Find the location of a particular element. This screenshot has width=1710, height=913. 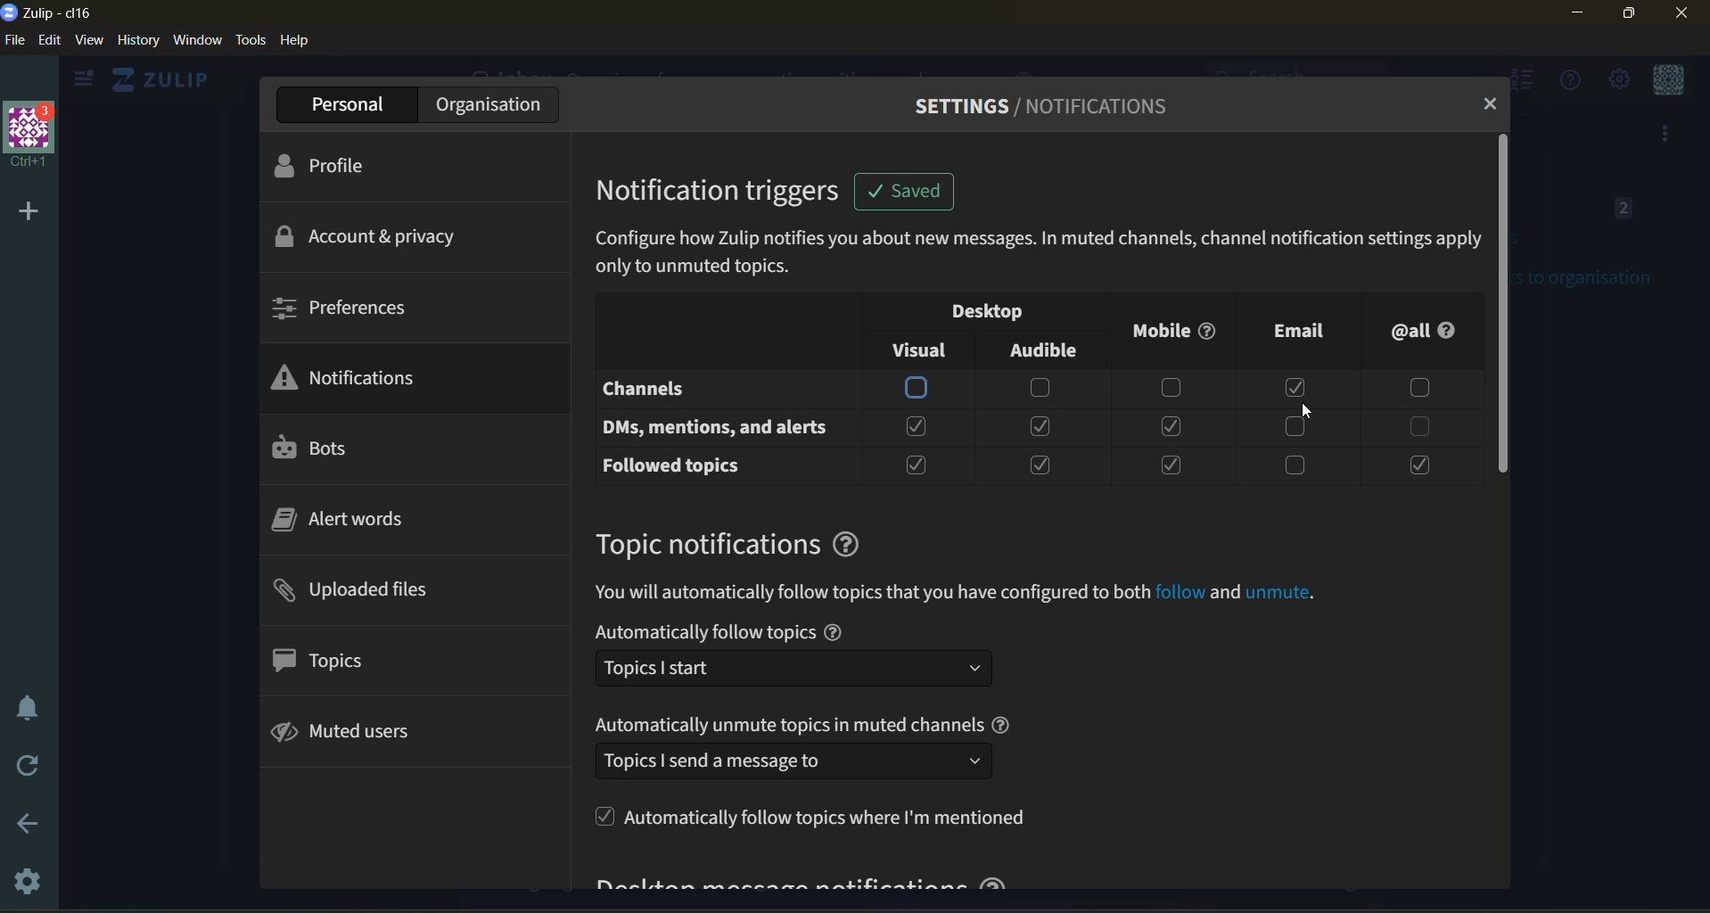

checkbox is located at coordinates (1413, 387).